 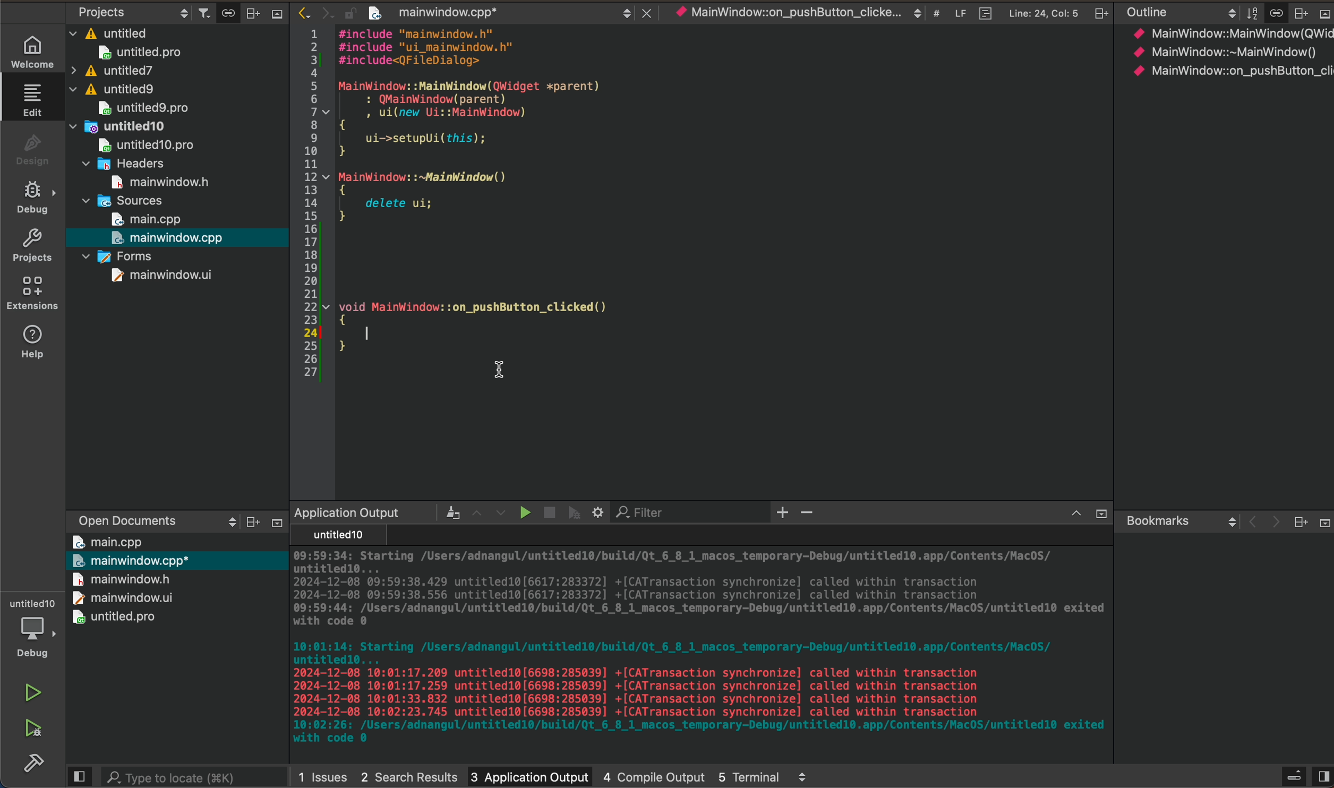 I want to click on » mainwindow. ui, so click(x=119, y=597).